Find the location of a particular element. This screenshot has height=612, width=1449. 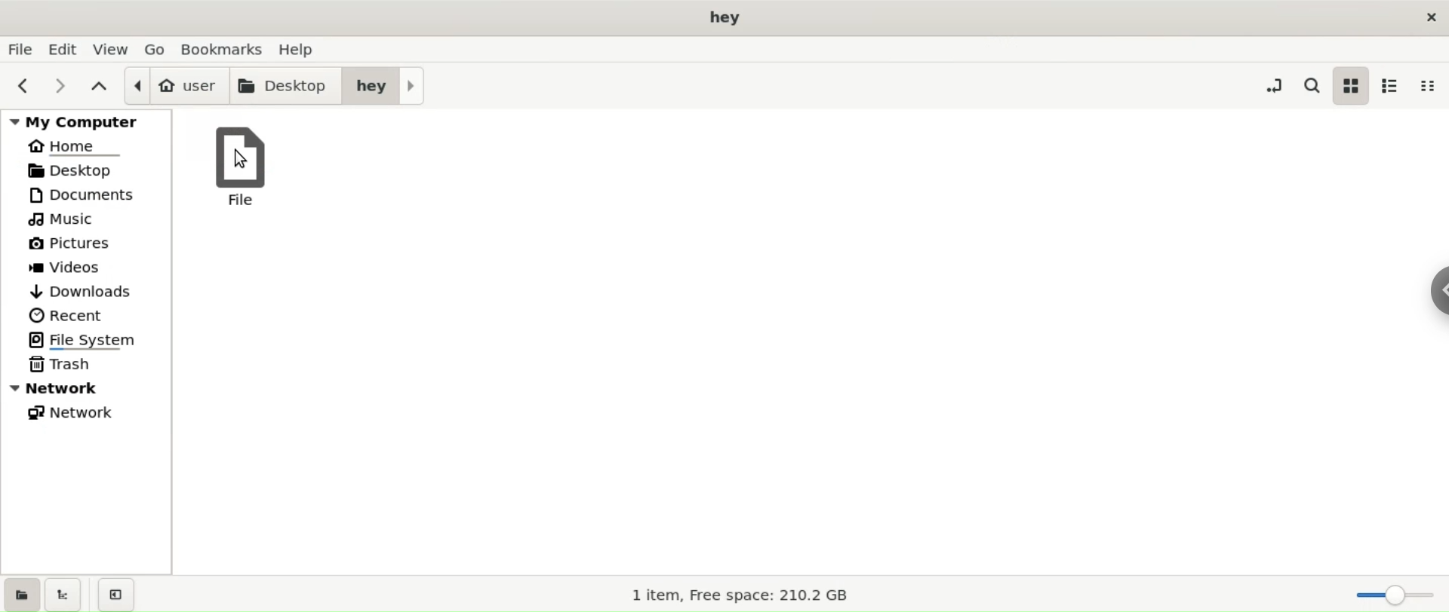

compact view is located at coordinates (1428, 88).